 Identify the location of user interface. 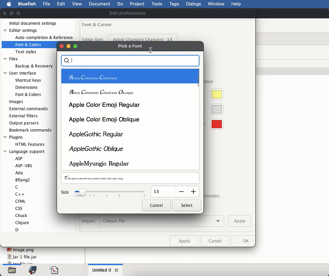
(23, 84).